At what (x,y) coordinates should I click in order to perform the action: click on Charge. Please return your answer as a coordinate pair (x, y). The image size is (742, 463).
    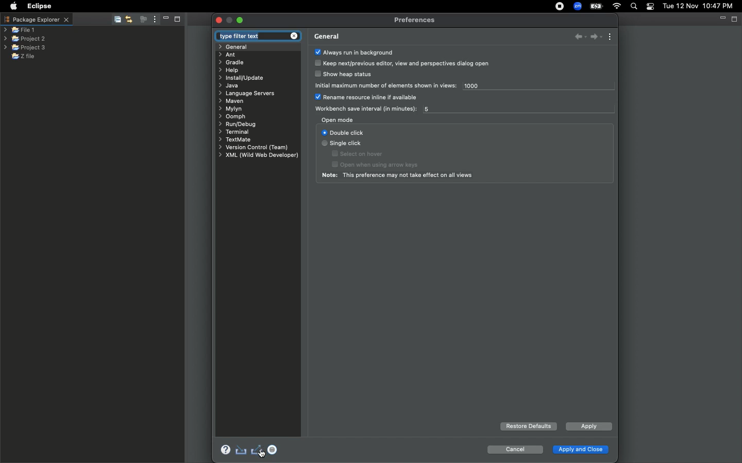
    Looking at the image, I should click on (598, 6).